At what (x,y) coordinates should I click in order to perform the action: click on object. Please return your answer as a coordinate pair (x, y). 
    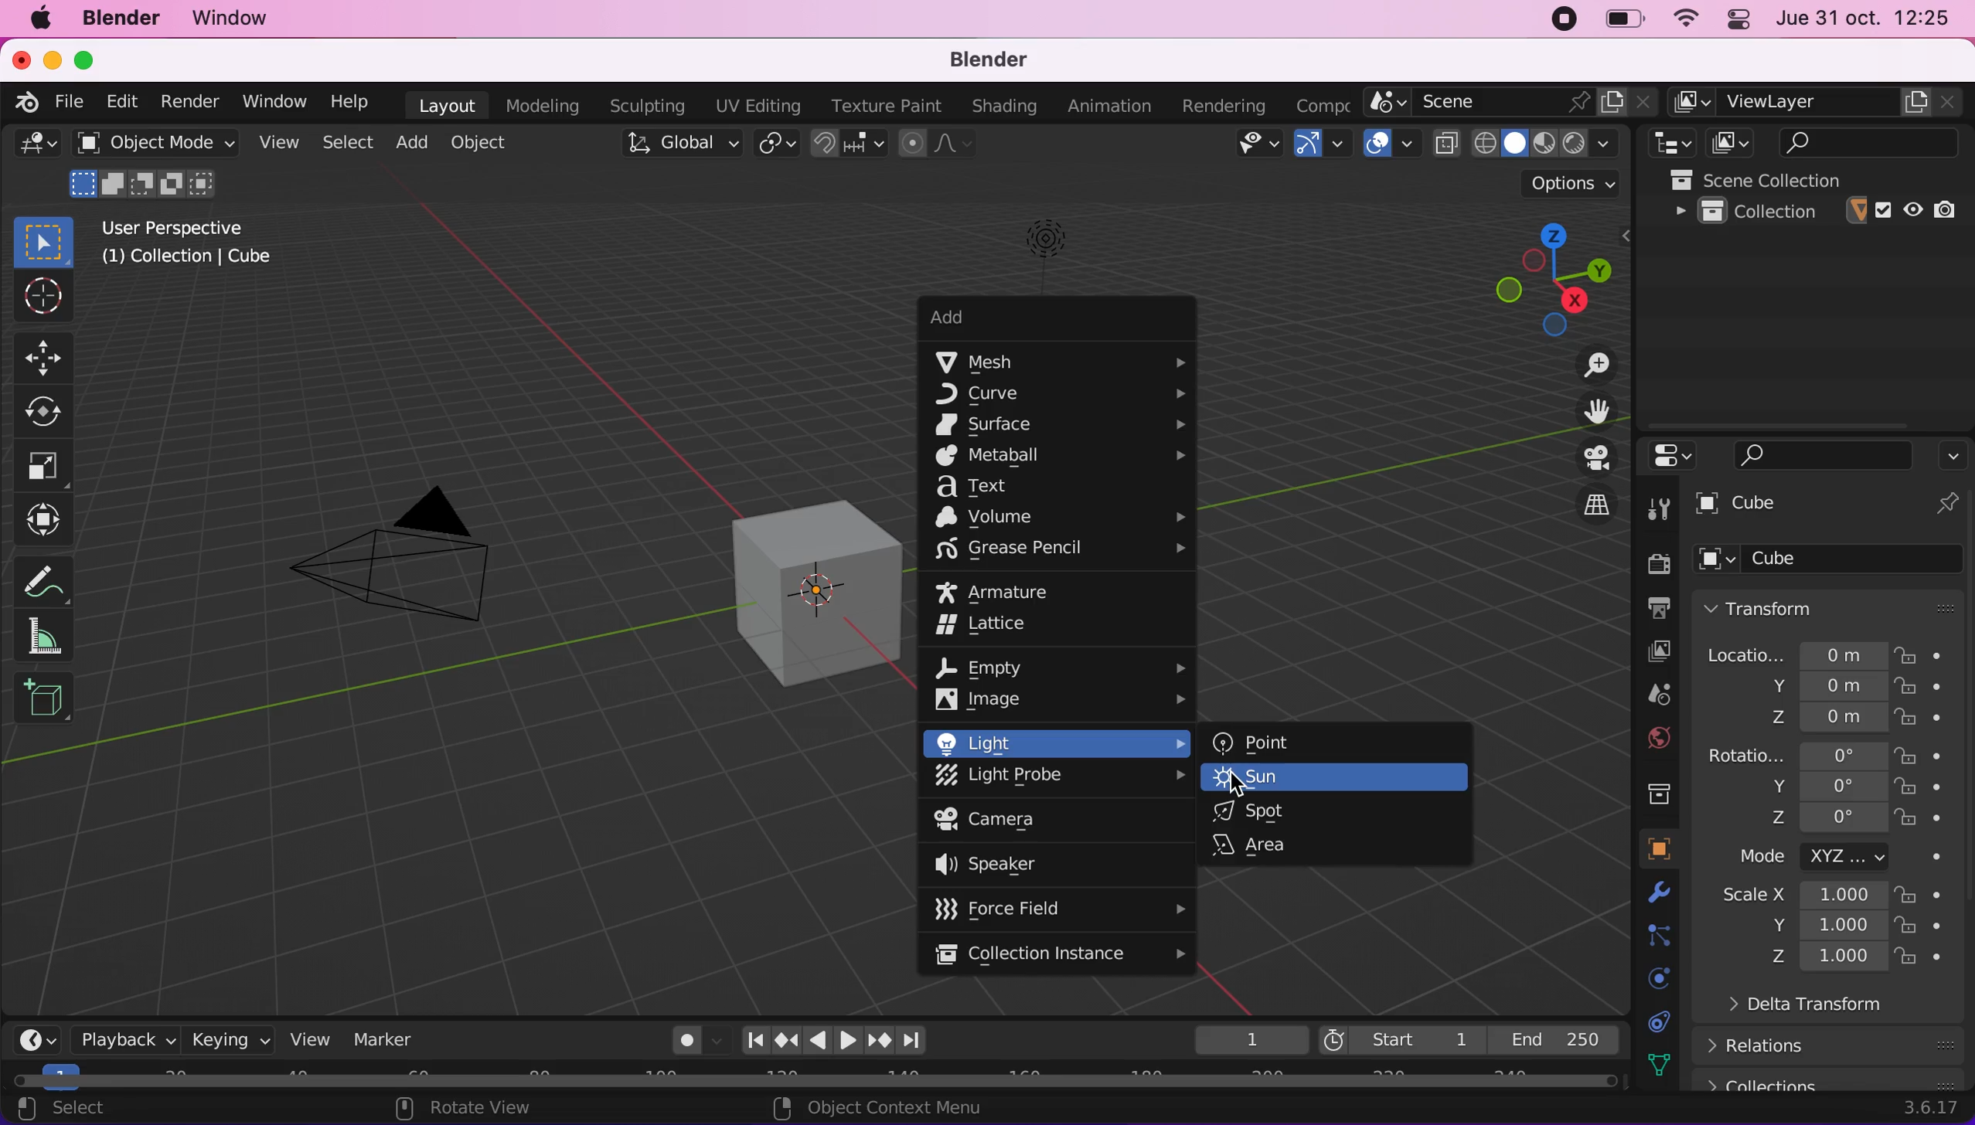
    Looking at the image, I should click on (1646, 848).